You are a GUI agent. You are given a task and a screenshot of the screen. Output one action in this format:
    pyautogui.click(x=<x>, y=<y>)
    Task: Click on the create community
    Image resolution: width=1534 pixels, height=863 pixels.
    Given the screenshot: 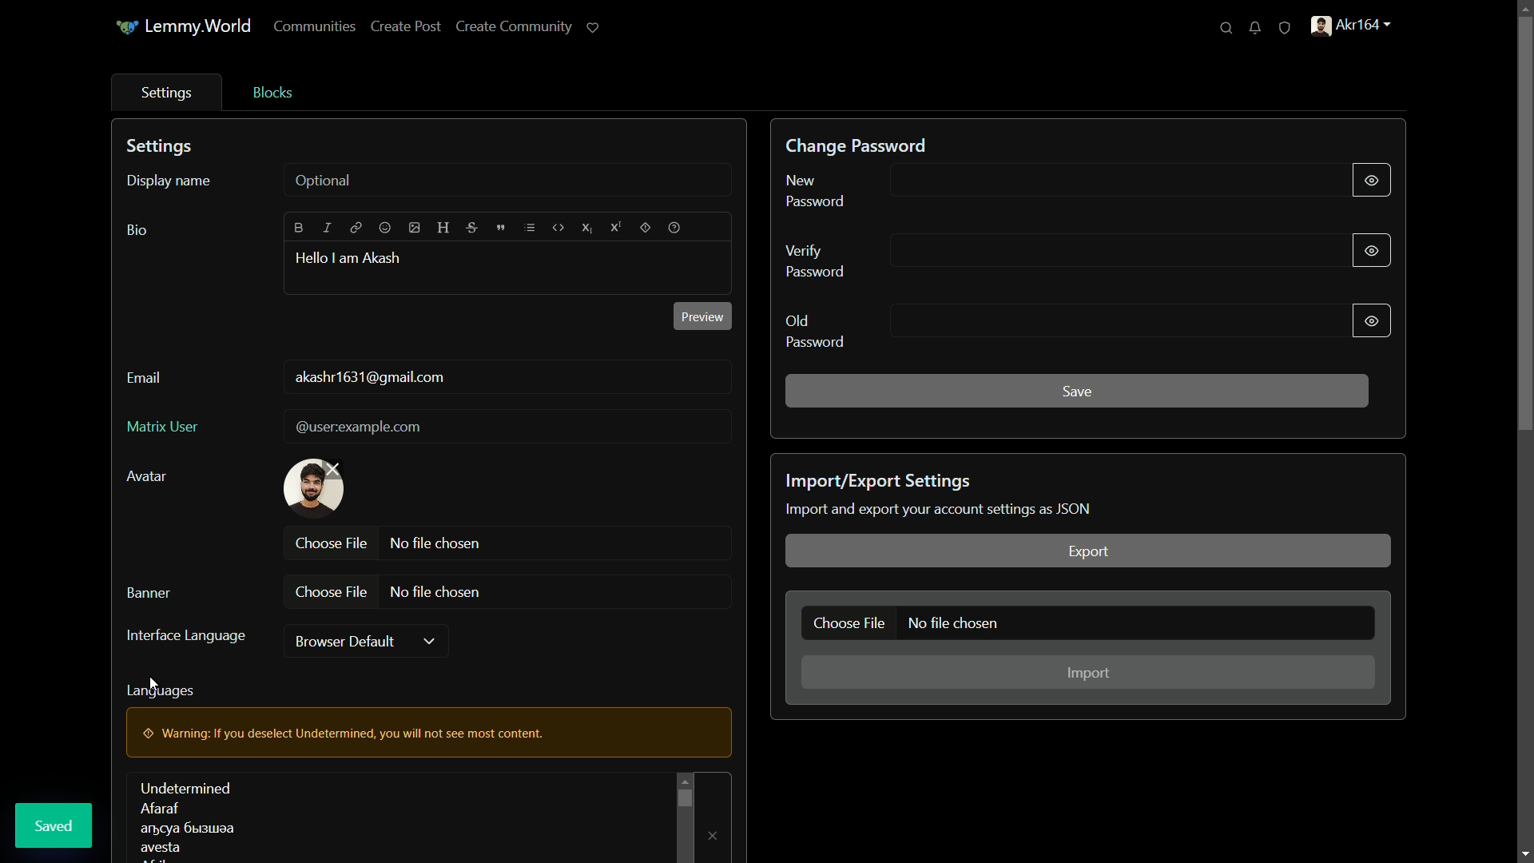 What is the action you would take?
    pyautogui.click(x=515, y=26)
    